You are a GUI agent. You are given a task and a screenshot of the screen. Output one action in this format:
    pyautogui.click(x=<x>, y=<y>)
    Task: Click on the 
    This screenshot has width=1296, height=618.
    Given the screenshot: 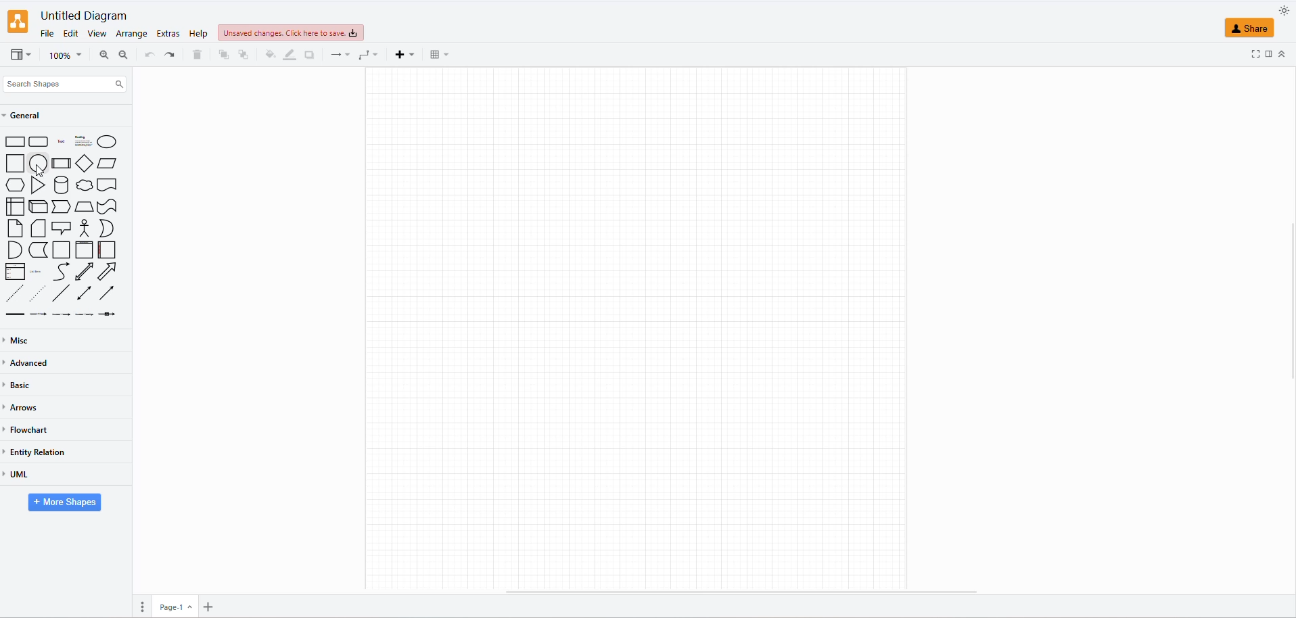 What is the action you would take?
    pyautogui.click(x=108, y=272)
    